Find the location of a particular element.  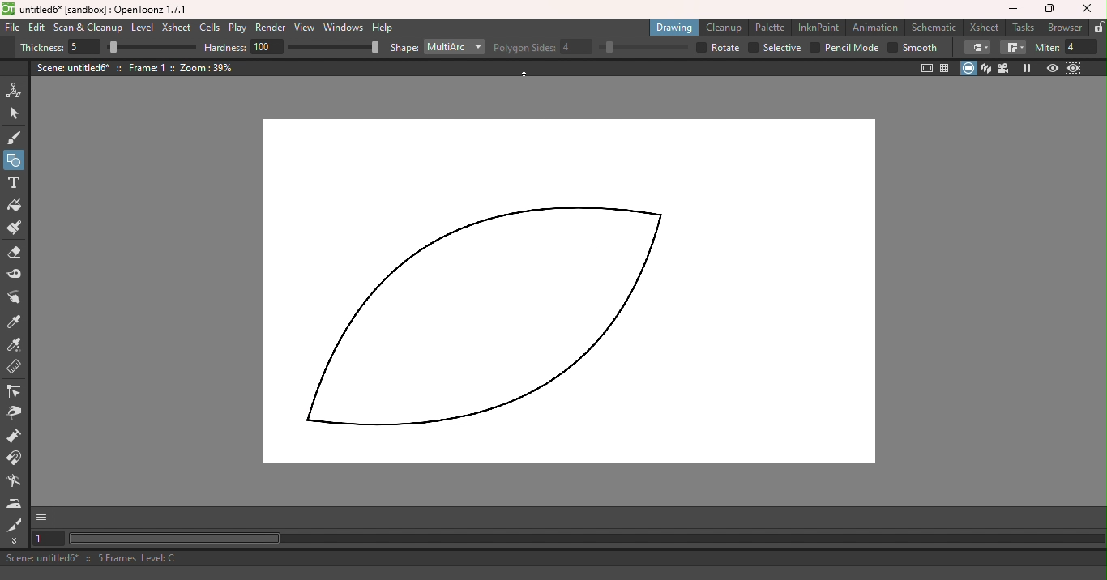

3D view is located at coordinates (986, 68).